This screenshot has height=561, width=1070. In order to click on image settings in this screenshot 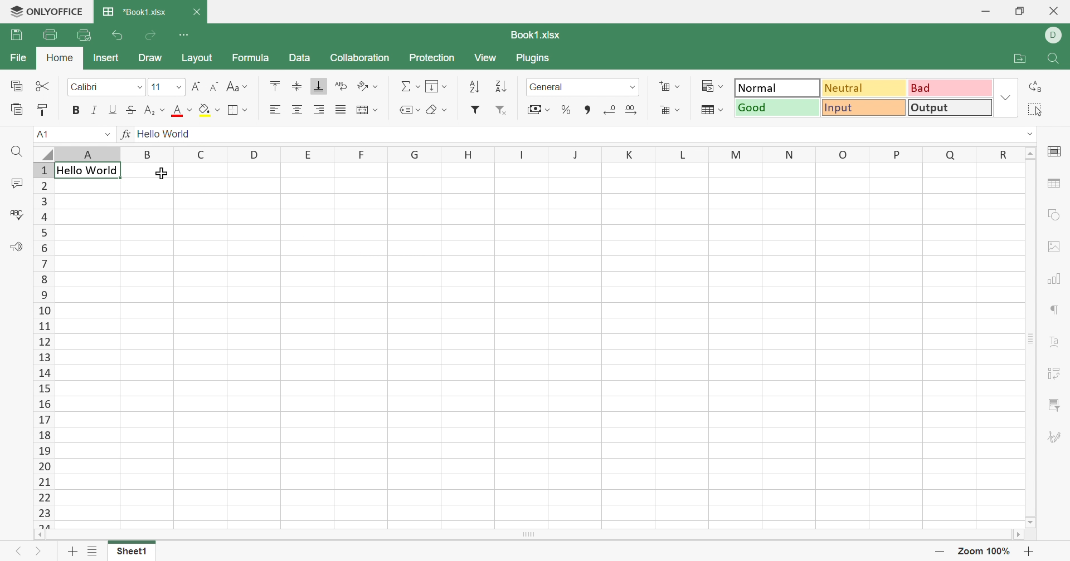, I will do `click(1053, 245)`.